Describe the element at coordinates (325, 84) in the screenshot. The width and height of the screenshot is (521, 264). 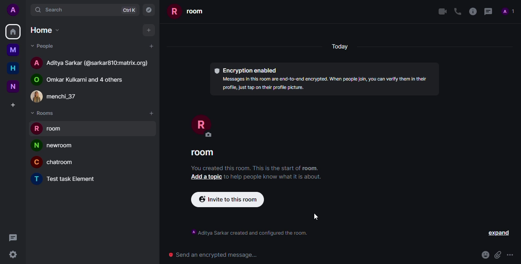
I see `Messages in this room are end-to-end encrypted. When people join, you can verify them in their
profile, just tap on their profil picture.` at that location.